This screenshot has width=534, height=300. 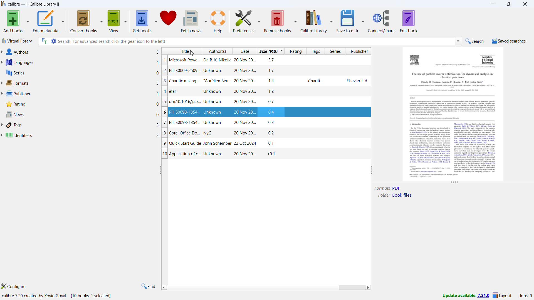 I want to click on resize, so click(x=372, y=170).